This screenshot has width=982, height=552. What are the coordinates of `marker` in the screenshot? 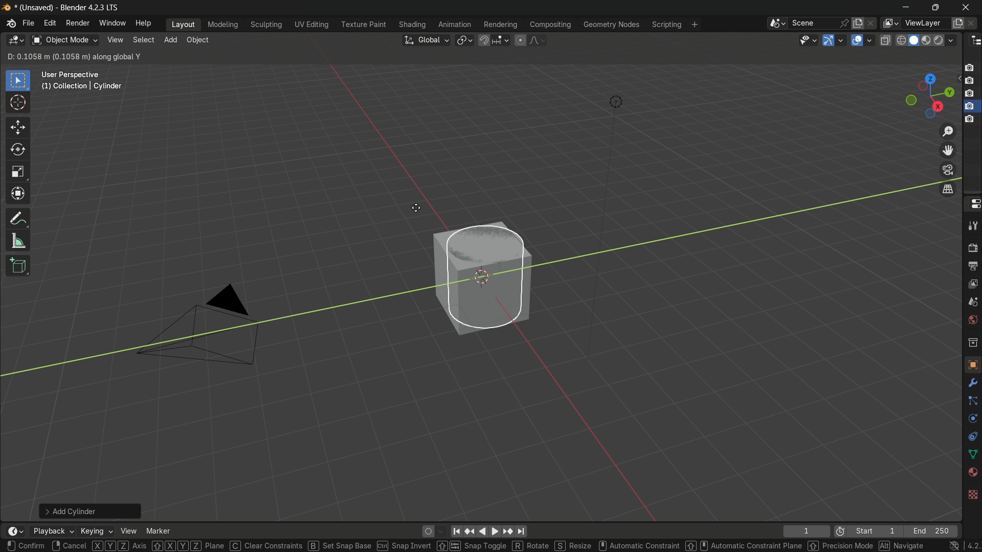 It's located at (159, 531).